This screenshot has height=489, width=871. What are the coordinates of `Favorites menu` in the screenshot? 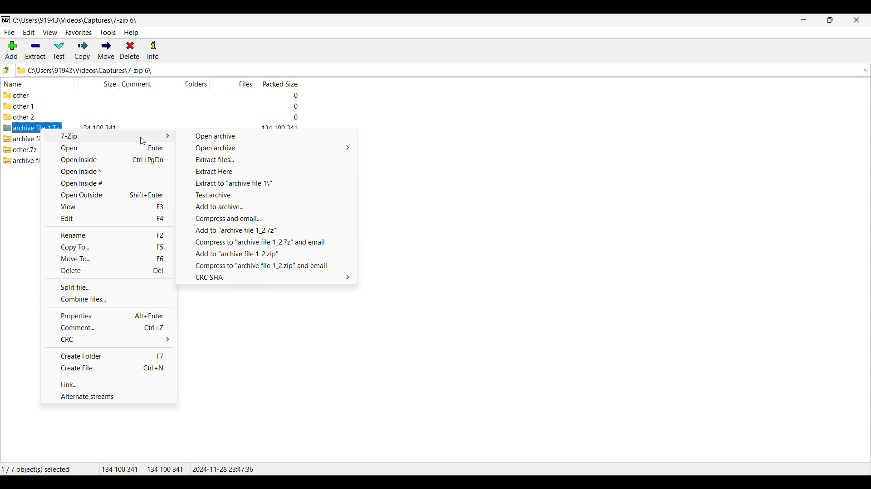 It's located at (78, 33).